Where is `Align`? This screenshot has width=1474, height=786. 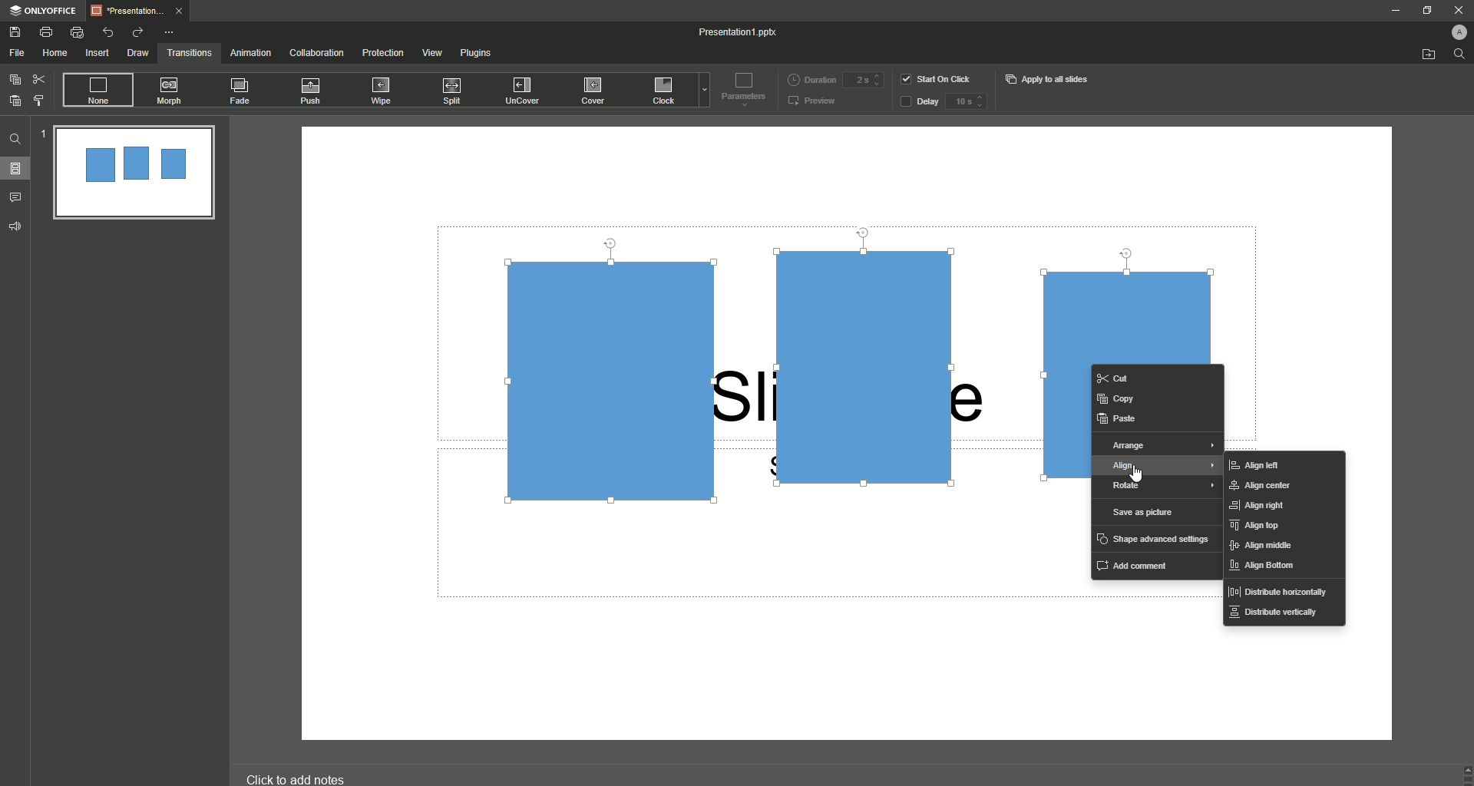 Align is located at coordinates (1158, 467).